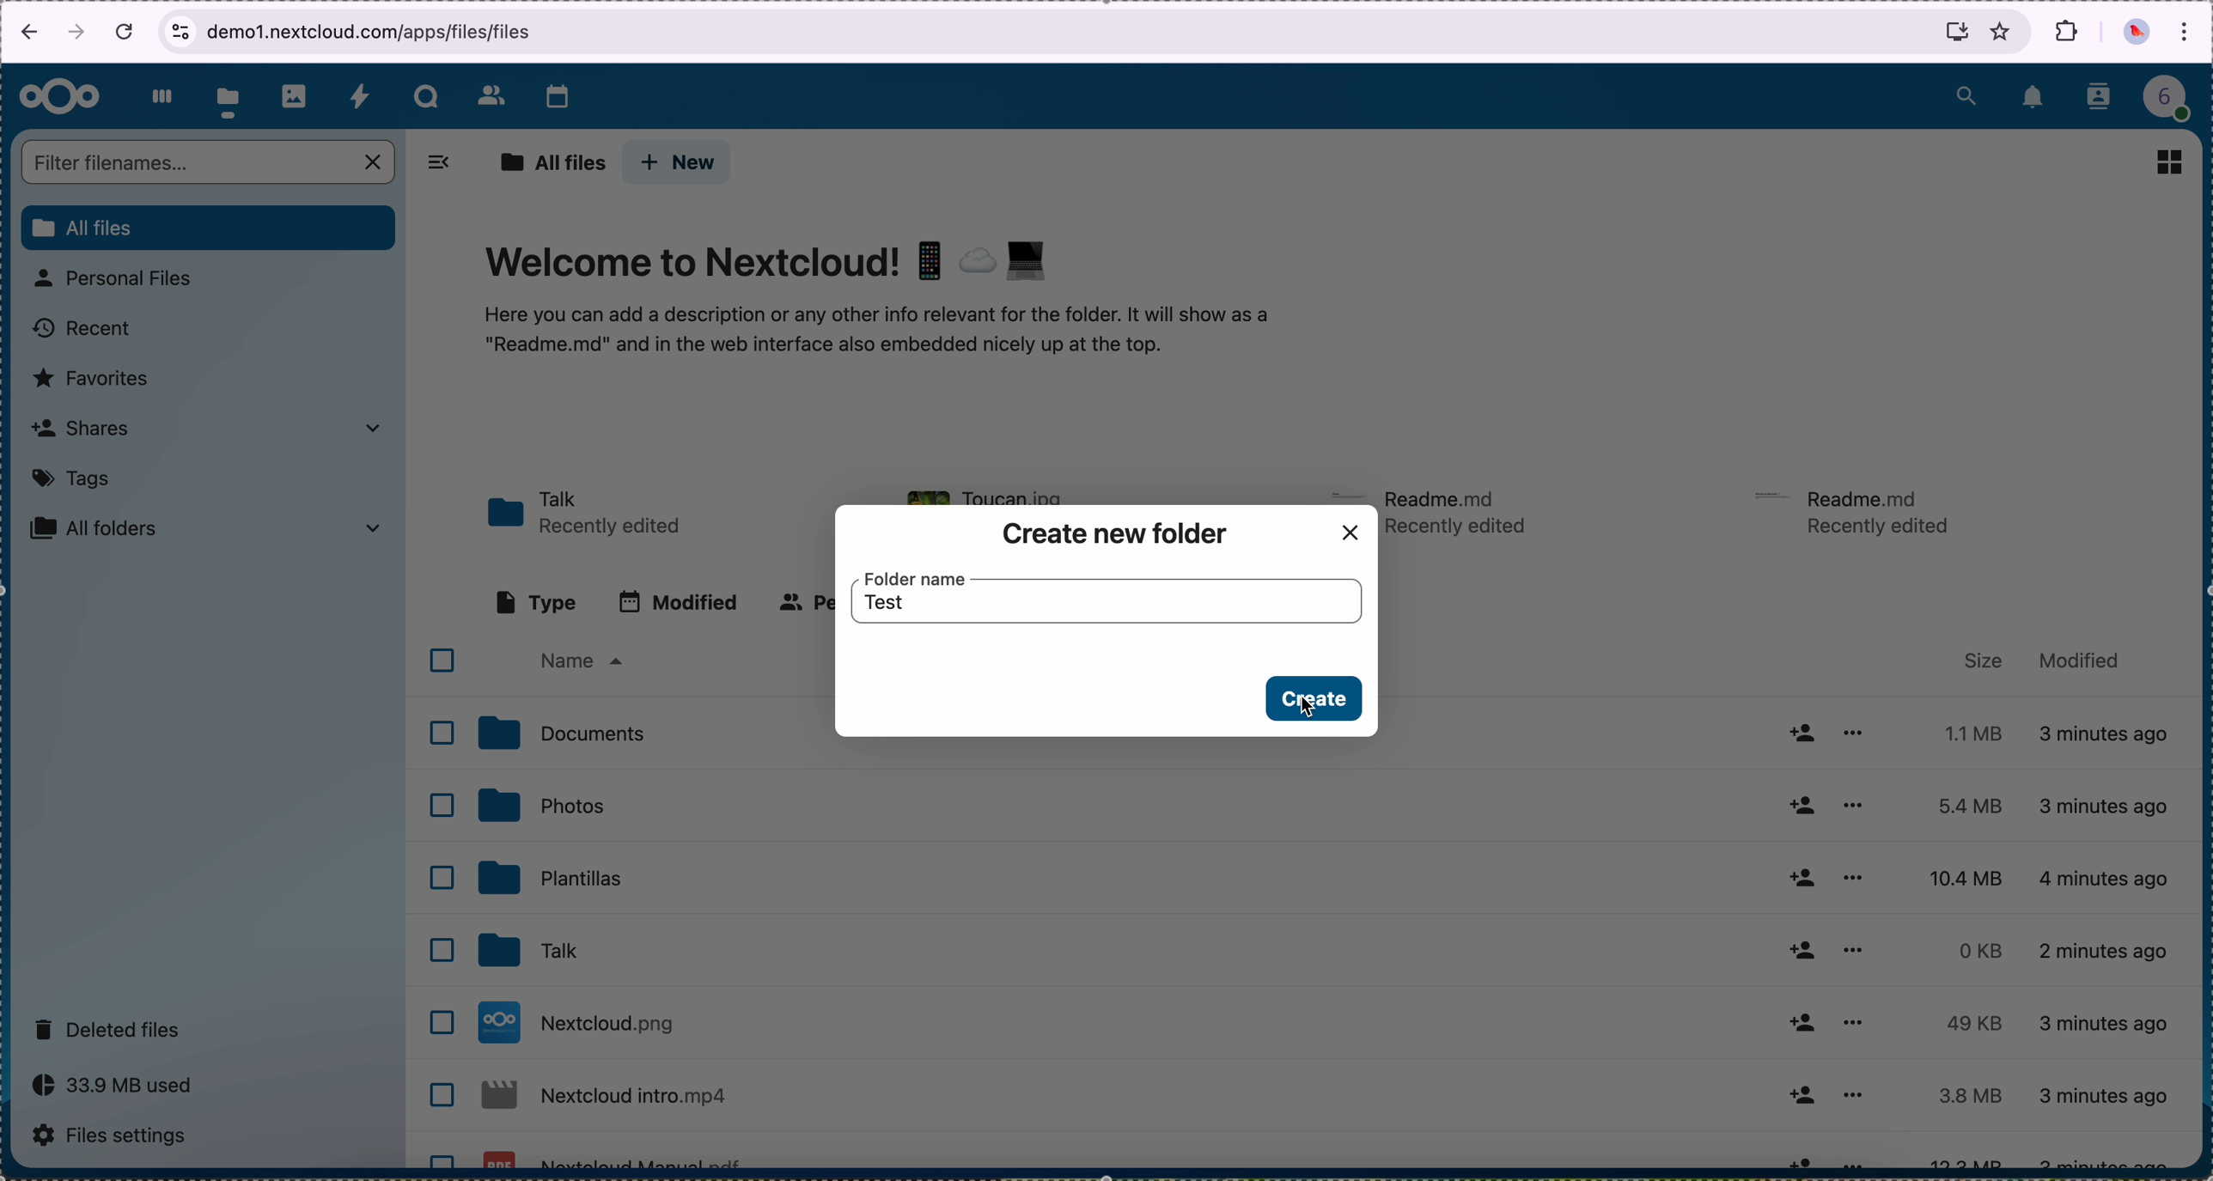 Image resolution: width=2213 pixels, height=1181 pixels. What do you see at coordinates (84, 329) in the screenshot?
I see `recent` at bounding box center [84, 329].